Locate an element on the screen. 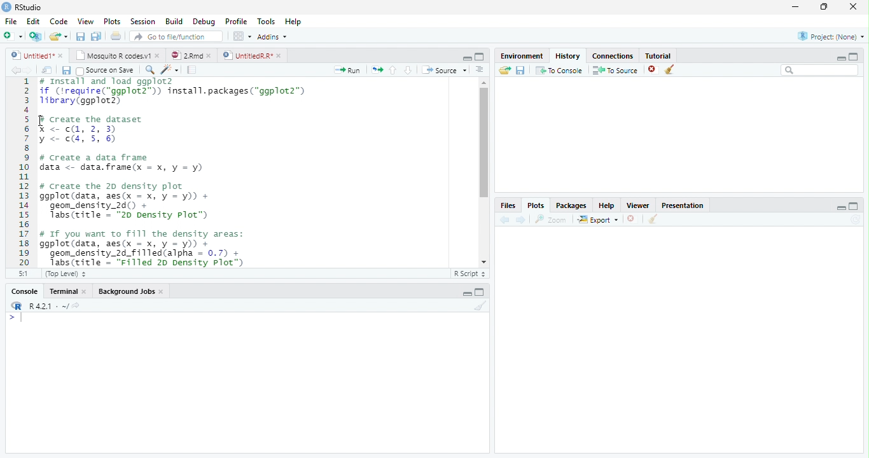 The width and height of the screenshot is (869, 458). re-run the previous code is located at coordinates (377, 69).